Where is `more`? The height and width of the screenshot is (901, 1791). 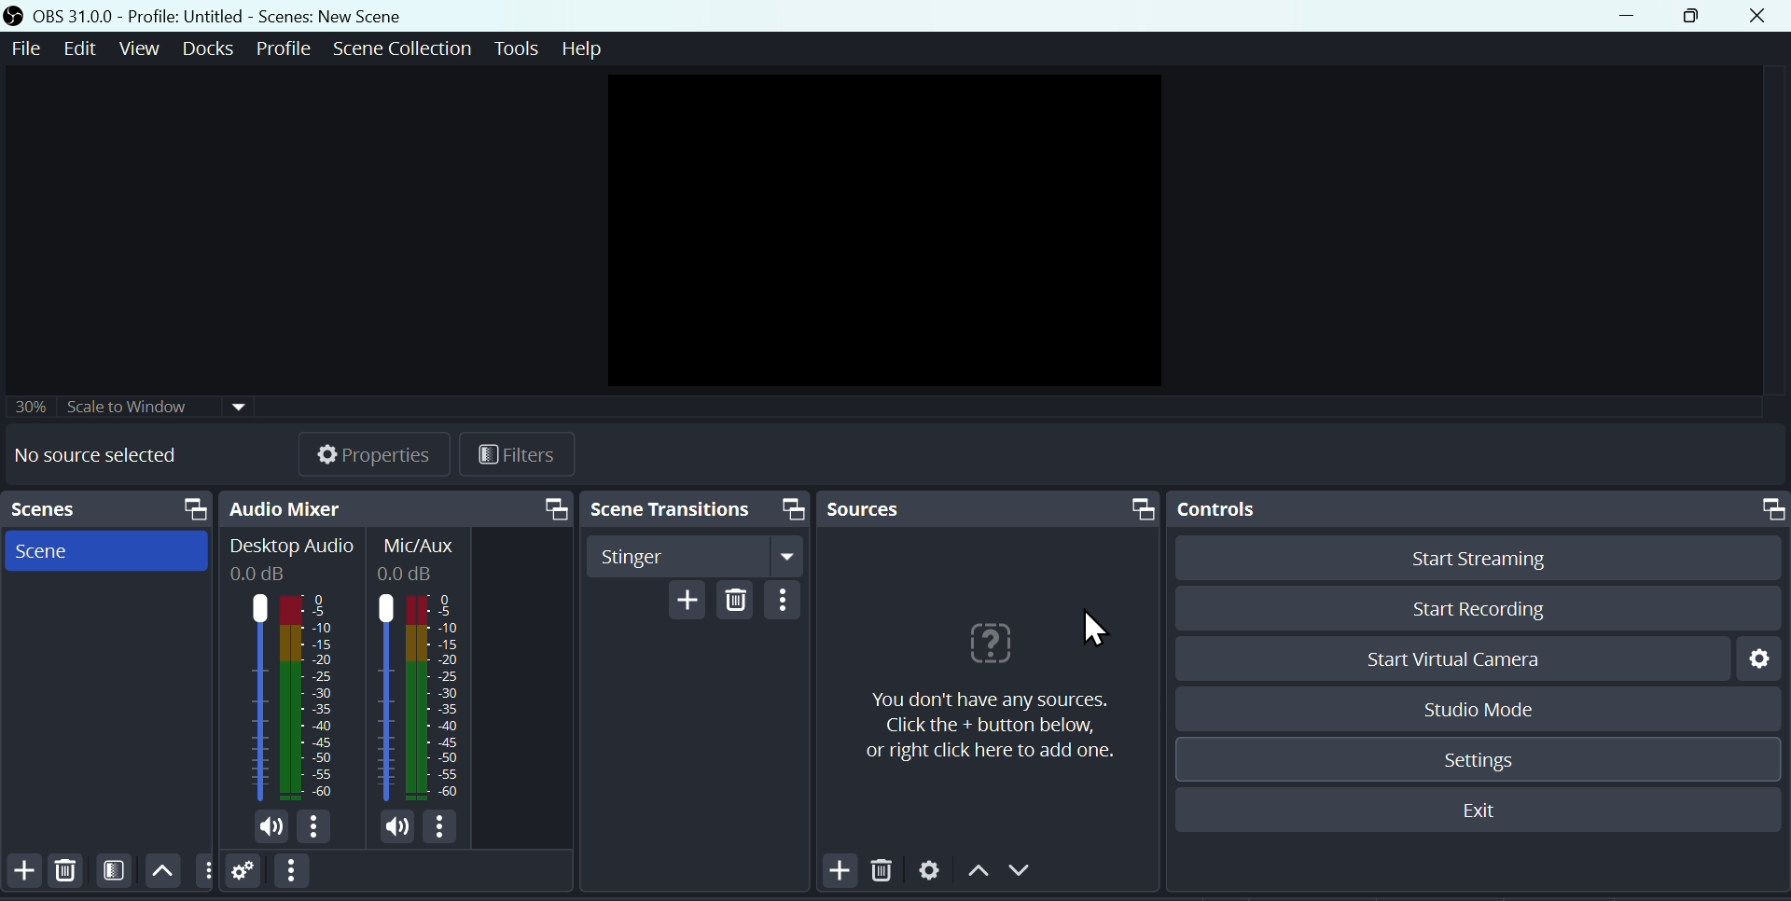
more is located at coordinates (319, 827).